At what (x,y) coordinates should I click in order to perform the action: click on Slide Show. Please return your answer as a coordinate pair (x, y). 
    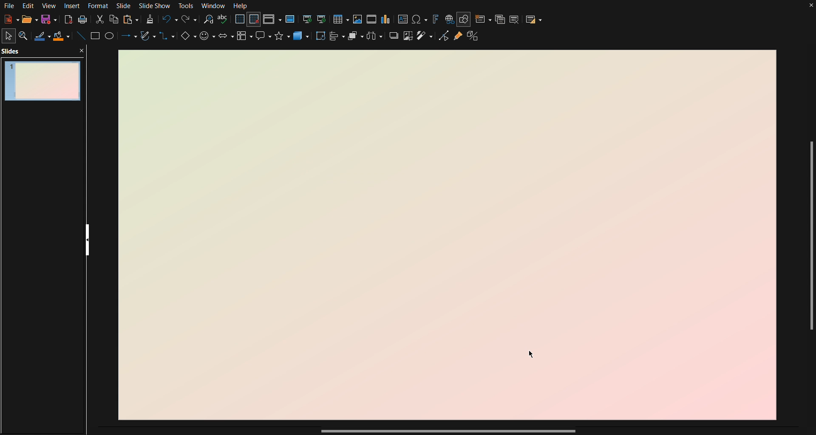
    Looking at the image, I should click on (156, 6).